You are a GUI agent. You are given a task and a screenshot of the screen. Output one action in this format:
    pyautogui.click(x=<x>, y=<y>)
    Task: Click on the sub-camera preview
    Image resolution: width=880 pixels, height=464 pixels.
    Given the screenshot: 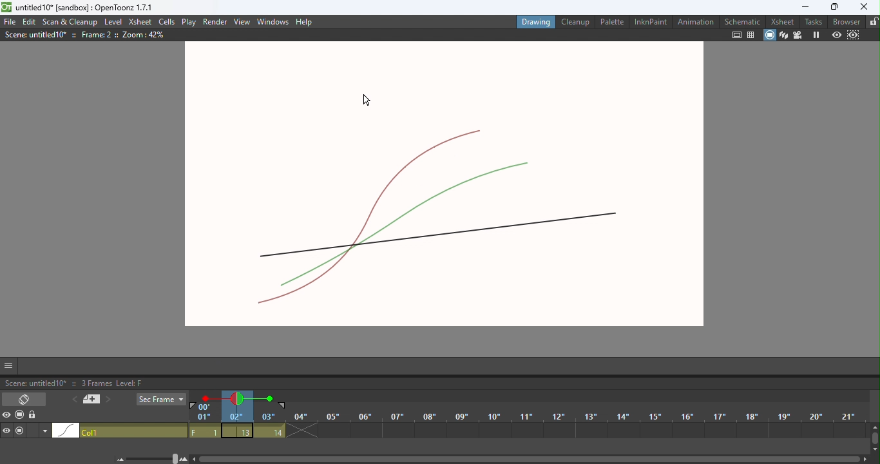 What is the action you would take?
    pyautogui.click(x=854, y=34)
    